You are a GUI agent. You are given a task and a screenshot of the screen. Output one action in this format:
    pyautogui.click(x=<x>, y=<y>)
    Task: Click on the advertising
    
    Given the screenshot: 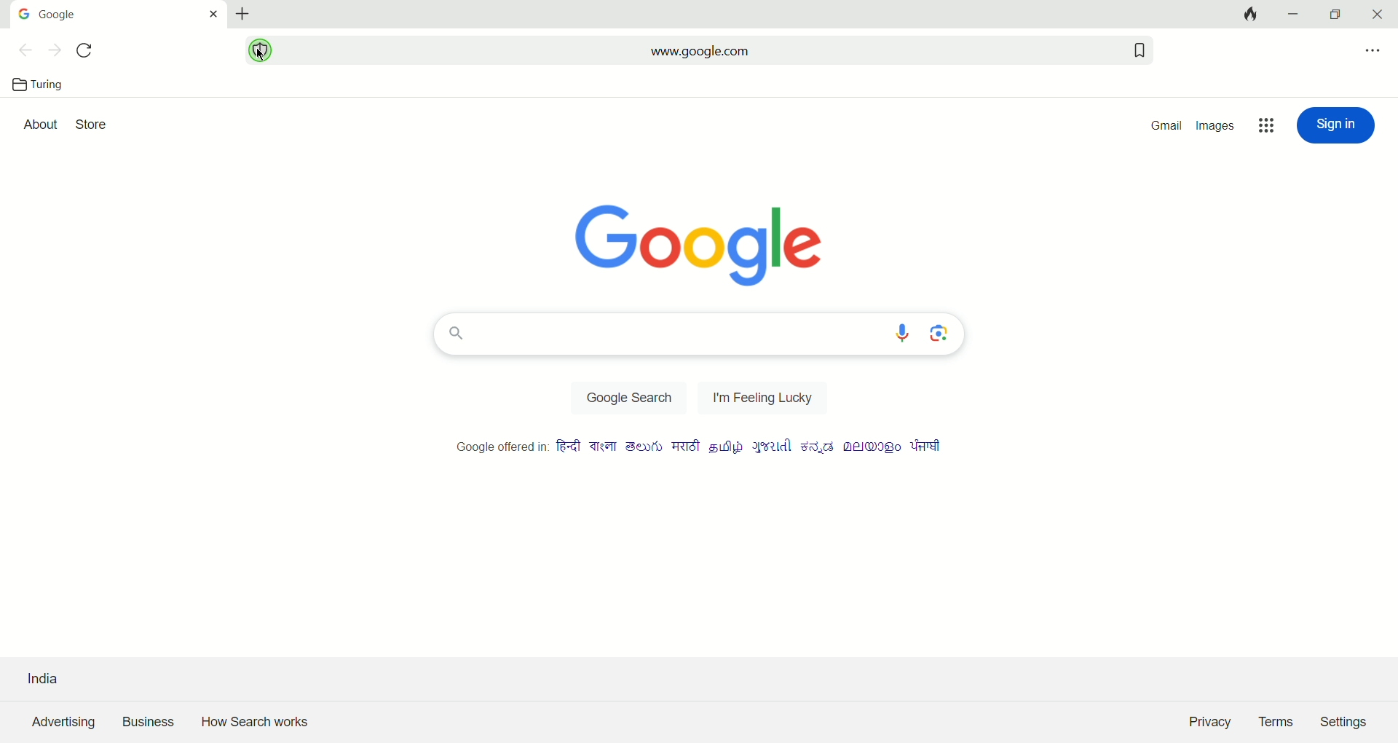 What is the action you would take?
    pyautogui.click(x=60, y=723)
    